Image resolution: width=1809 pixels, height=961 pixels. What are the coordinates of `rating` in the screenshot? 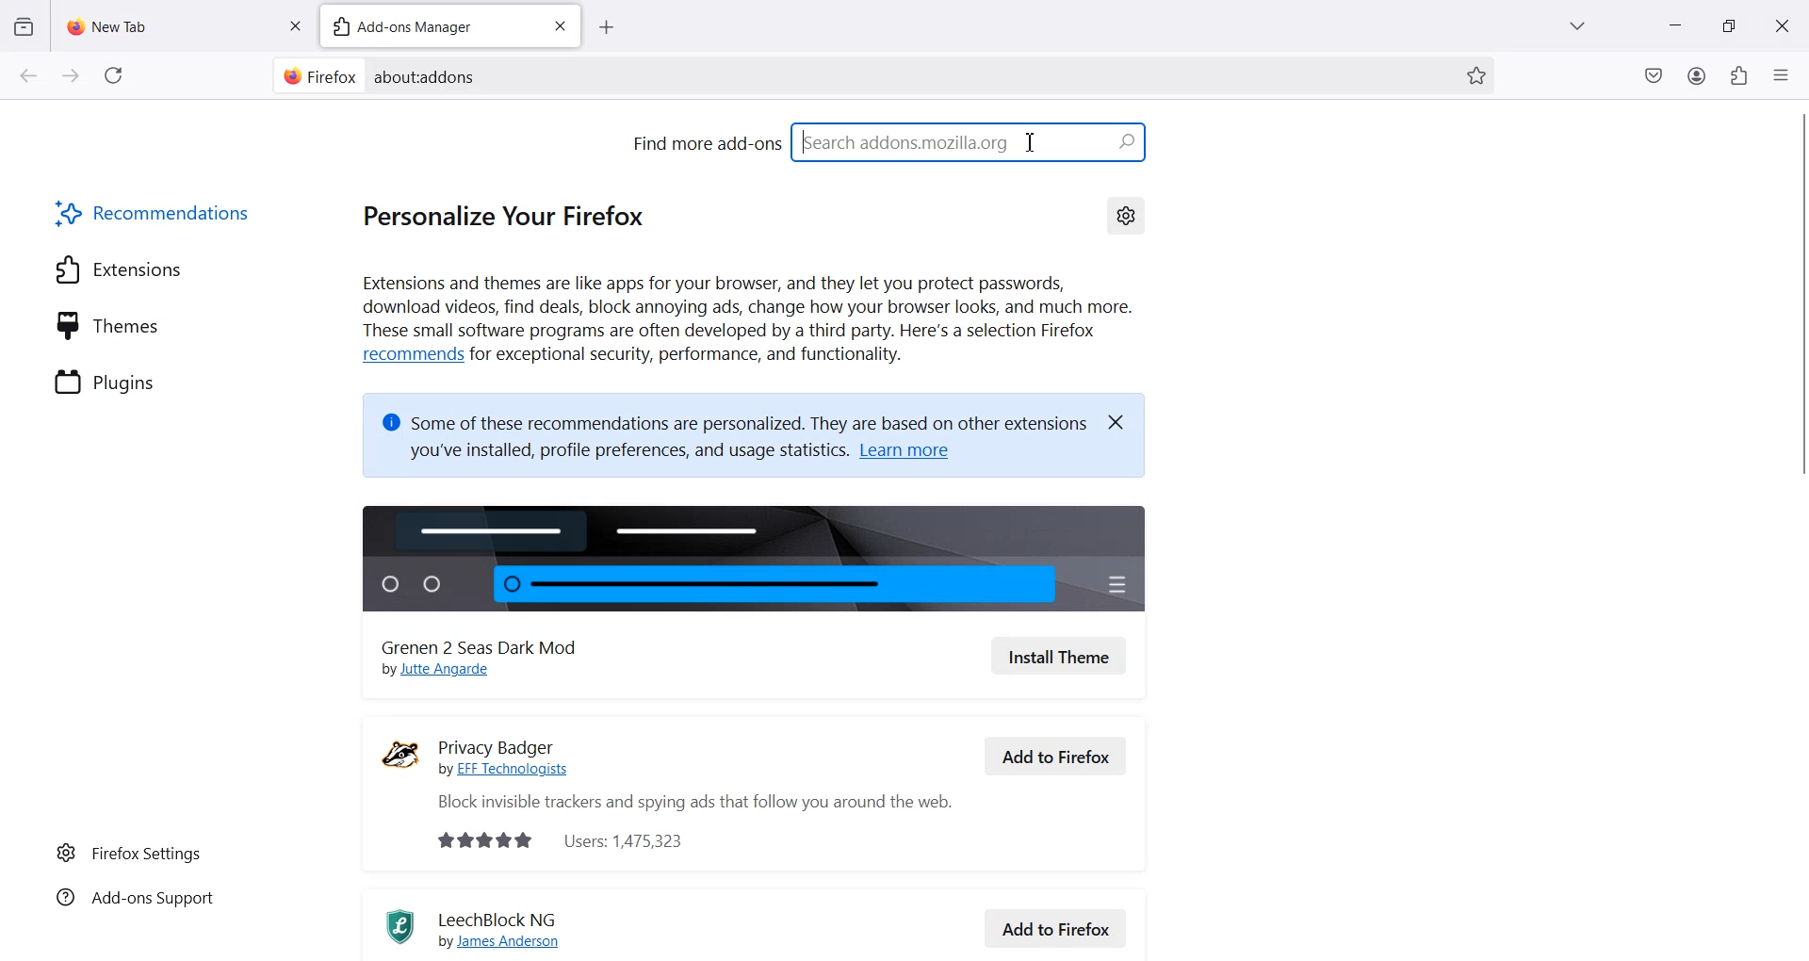 It's located at (476, 840).